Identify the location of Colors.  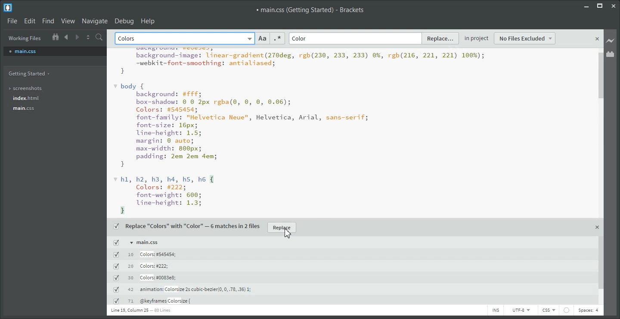
(128, 39).